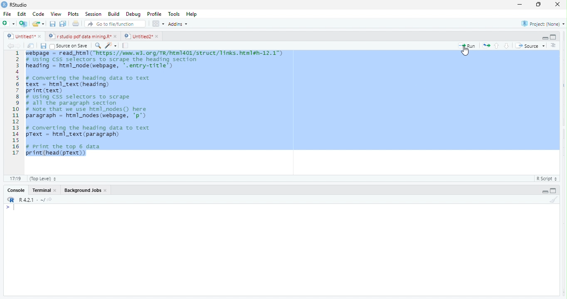 This screenshot has height=299, width=567. I want to click on minimize, so click(537, 5).